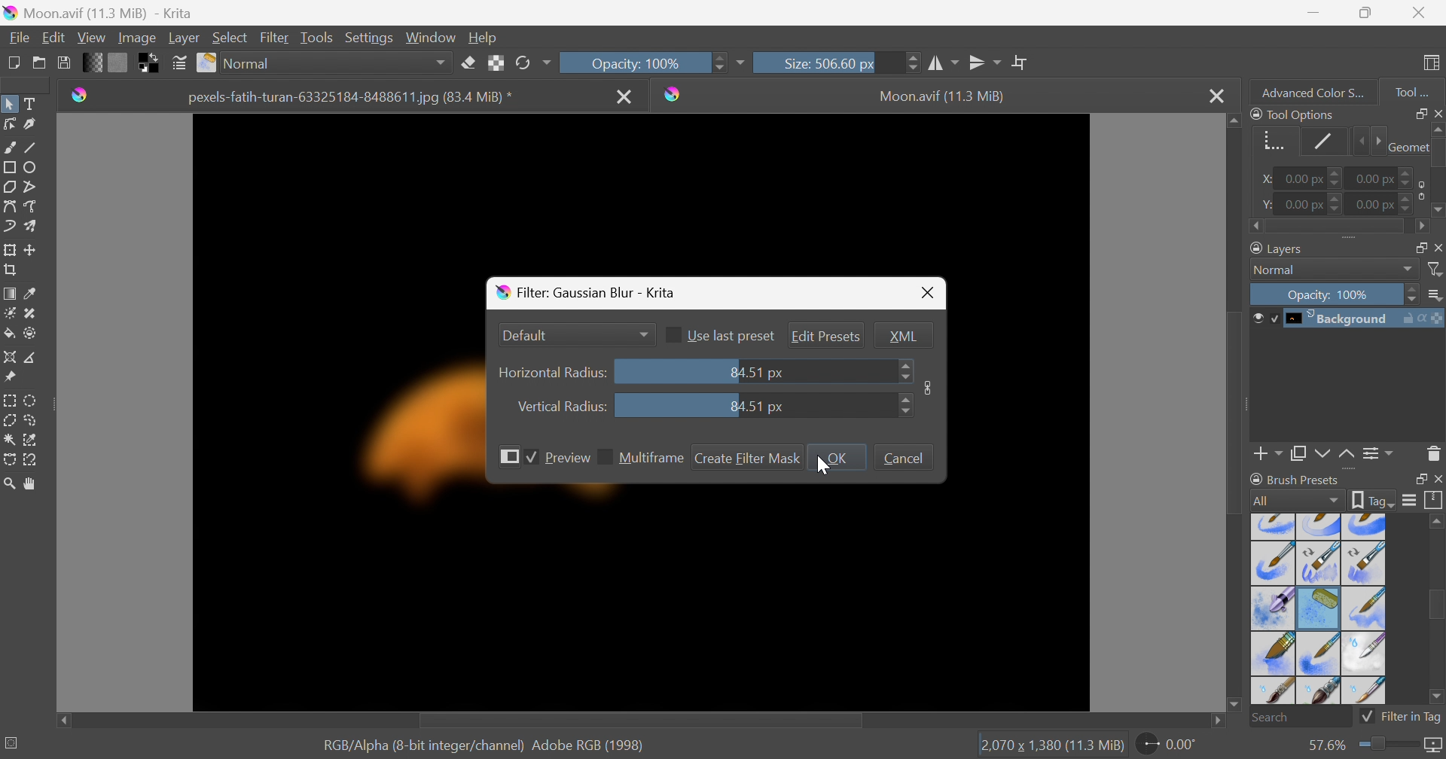 The width and height of the screenshot is (1446, 759). What do you see at coordinates (1435, 268) in the screenshot?
I see `Filter by name` at bounding box center [1435, 268].